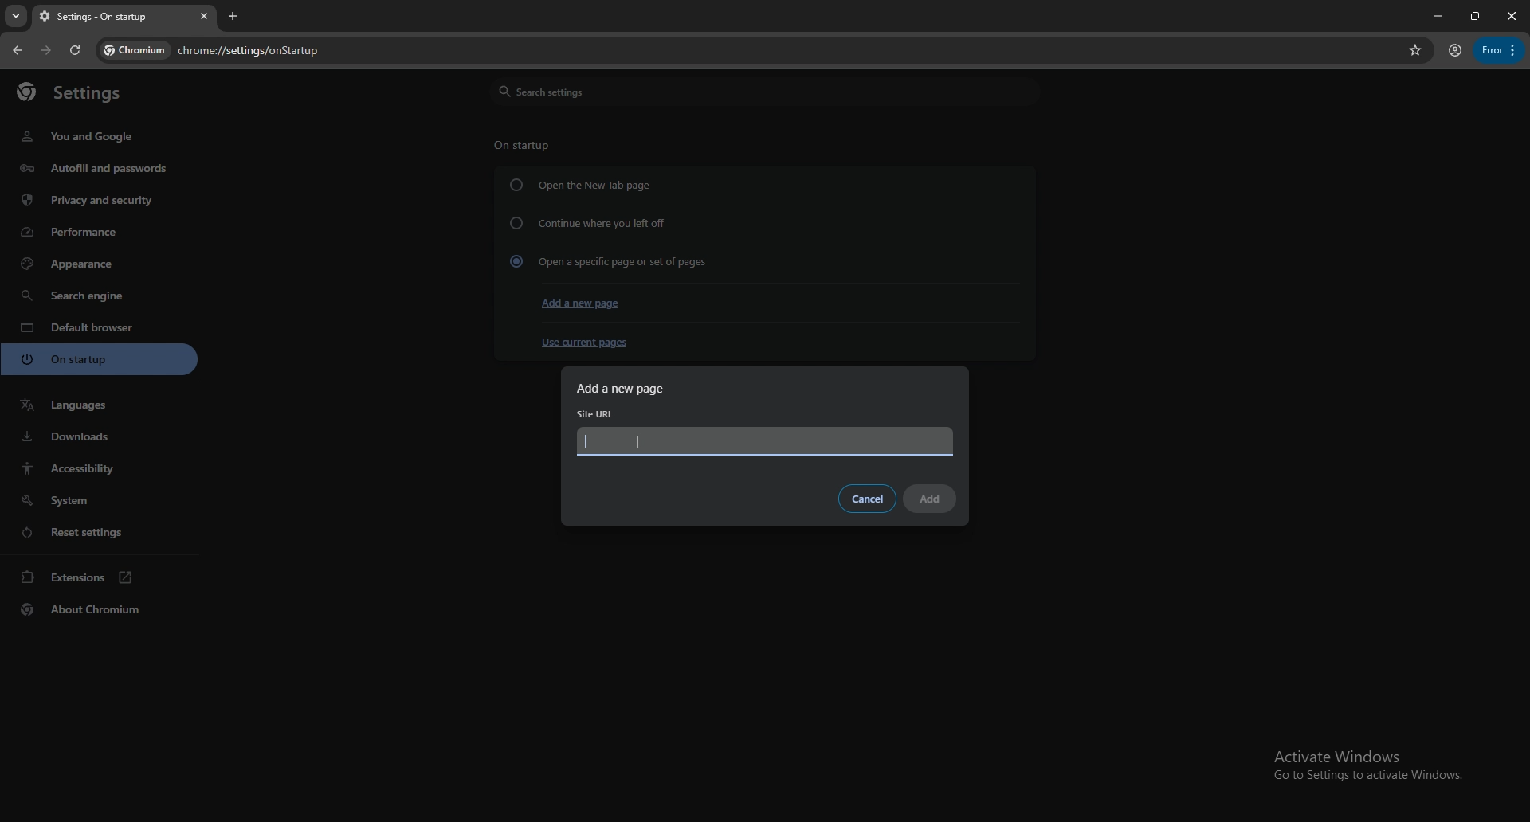 The height and width of the screenshot is (822, 1530). What do you see at coordinates (202, 17) in the screenshot?
I see `close tab` at bounding box center [202, 17].